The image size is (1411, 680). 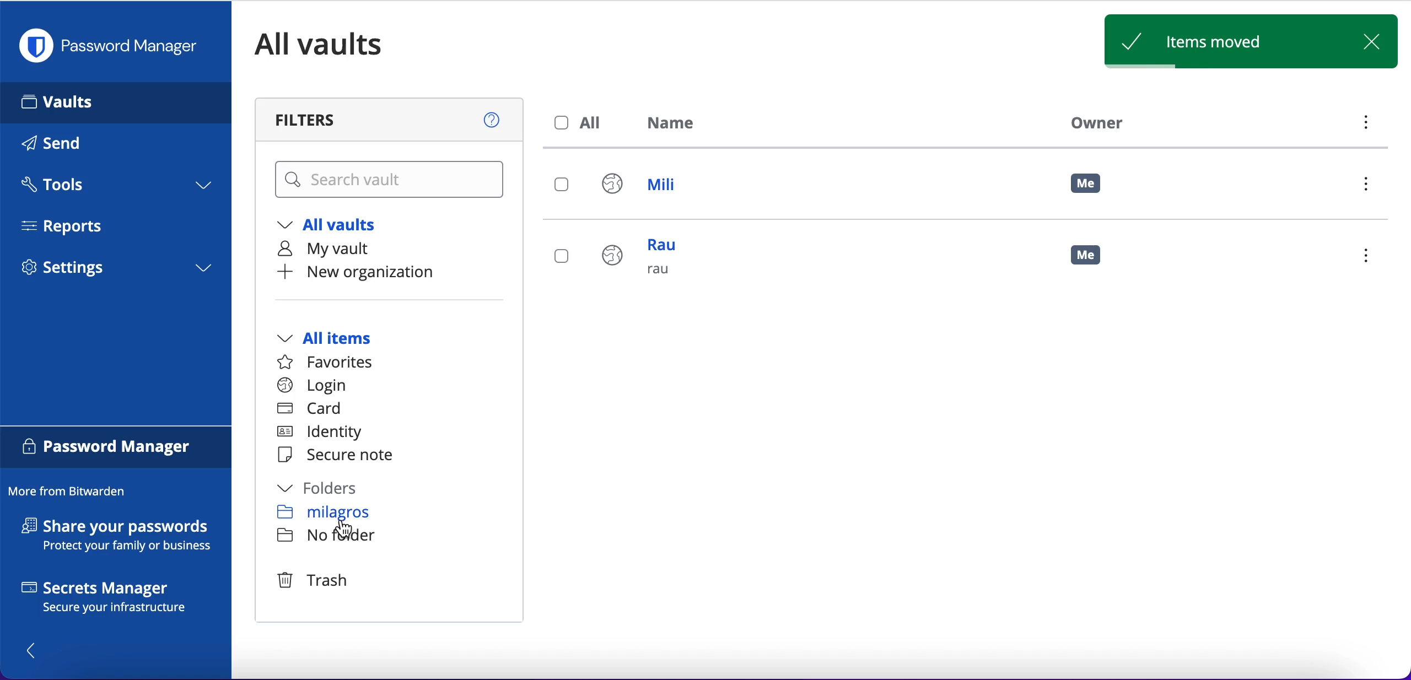 What do you see at coordinates (116, 271) in the screenshot?
I see `settings` at bounding box center [116, 271].